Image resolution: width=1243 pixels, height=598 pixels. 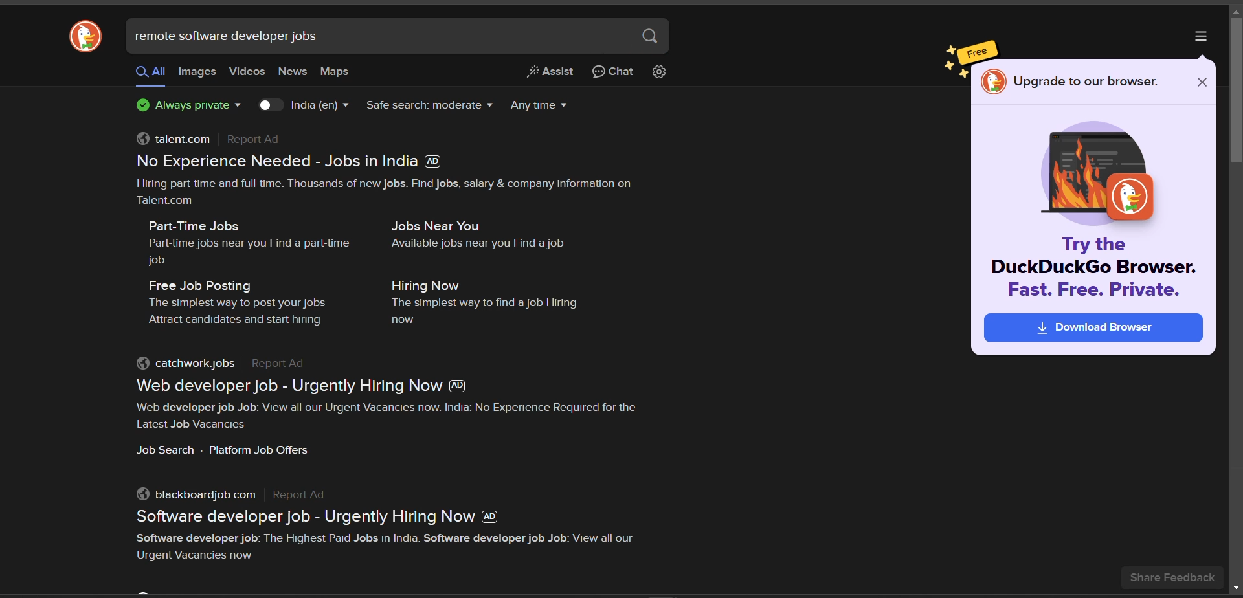 I want to click on results timeline filter, so click(x=541, y=107).